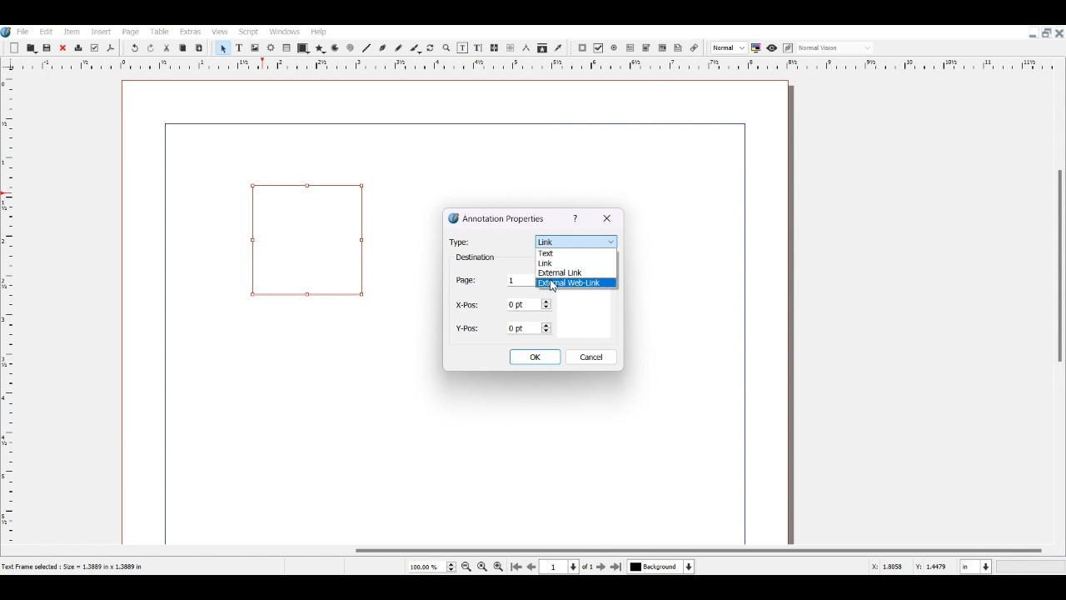 This screenshot has width=1066, height=600. Describe the element at coordinates (286, 31) in the screenshot. I see `Windows` at that location.